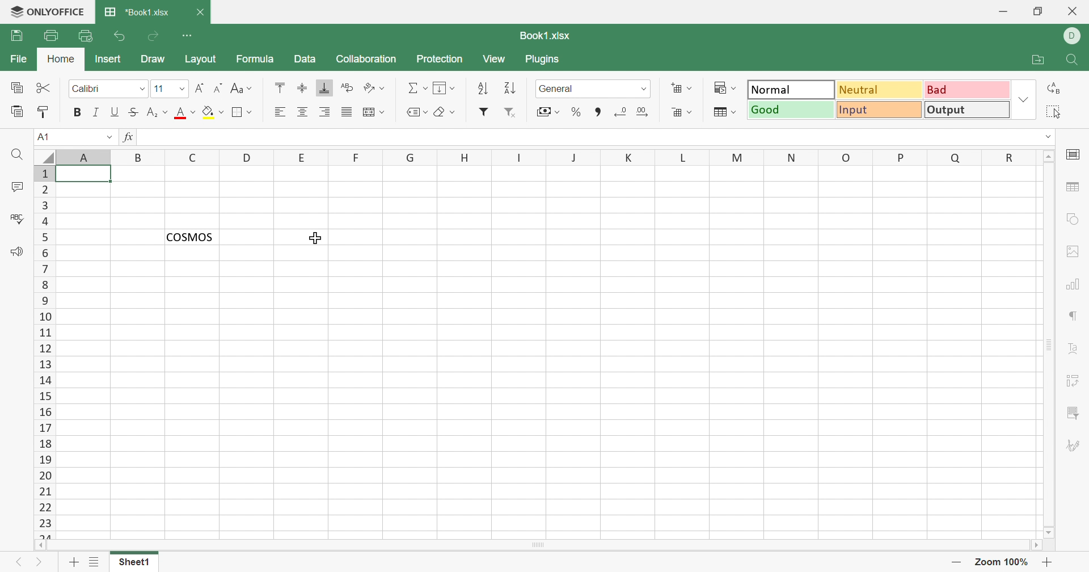 This screenshot has height=572, width=1089. I want to click on Column Names, so click(548, 157).